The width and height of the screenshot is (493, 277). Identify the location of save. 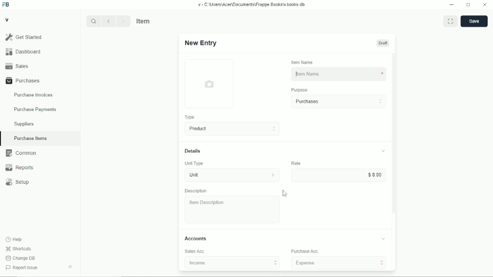
(474, 21).